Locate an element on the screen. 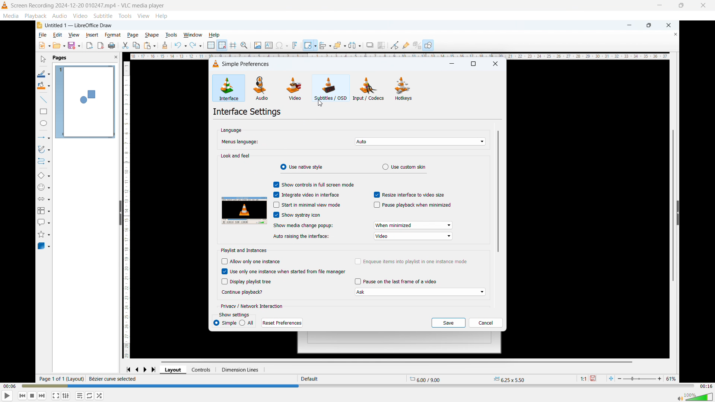 The image size is (715, 402). Playback continuing options  is located at coordinates (419, 292).